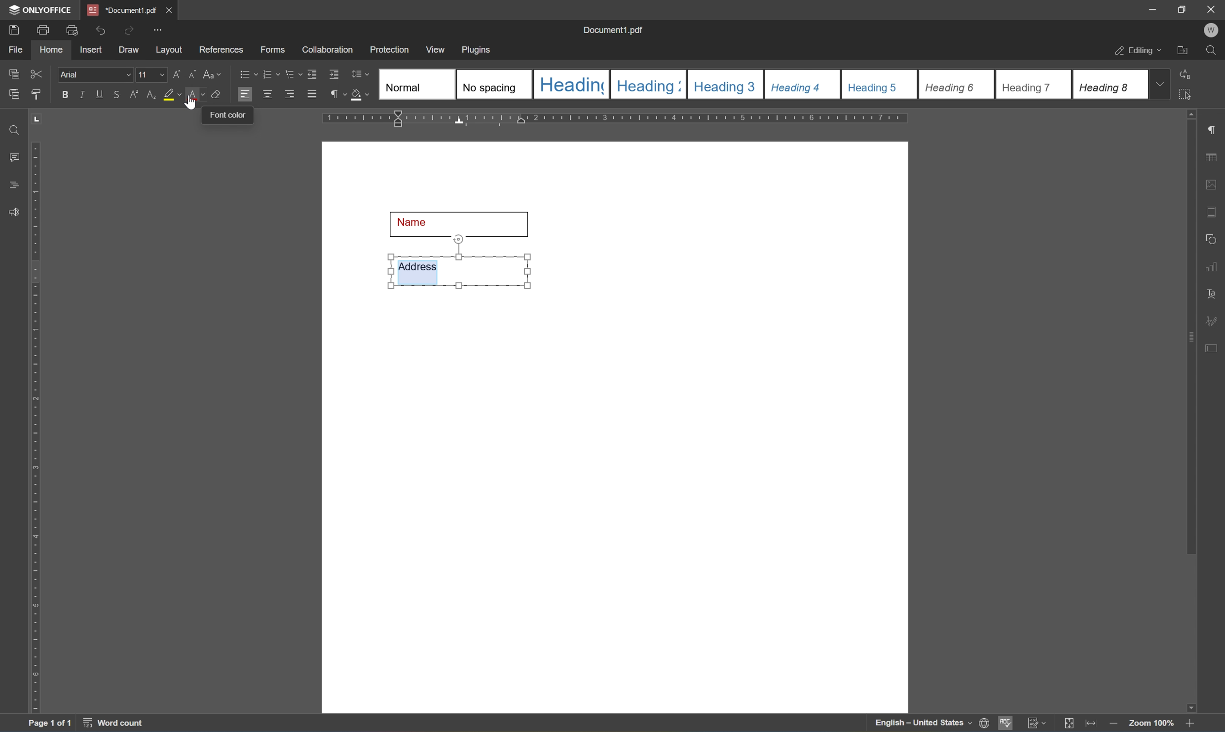 The image size is (1225, 732). I want to click on drop down, so click(1163, 85).